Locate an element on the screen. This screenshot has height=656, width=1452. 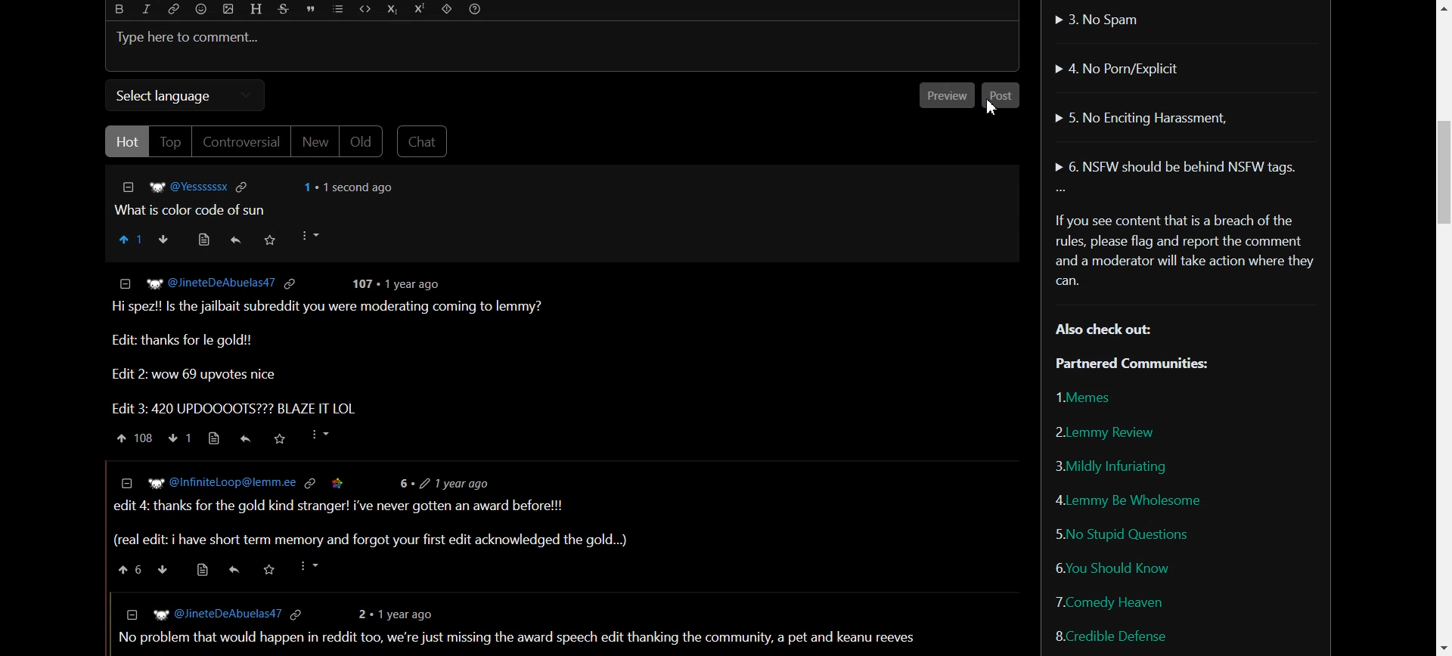
Strikethrough is located at coordinates (284, 9).